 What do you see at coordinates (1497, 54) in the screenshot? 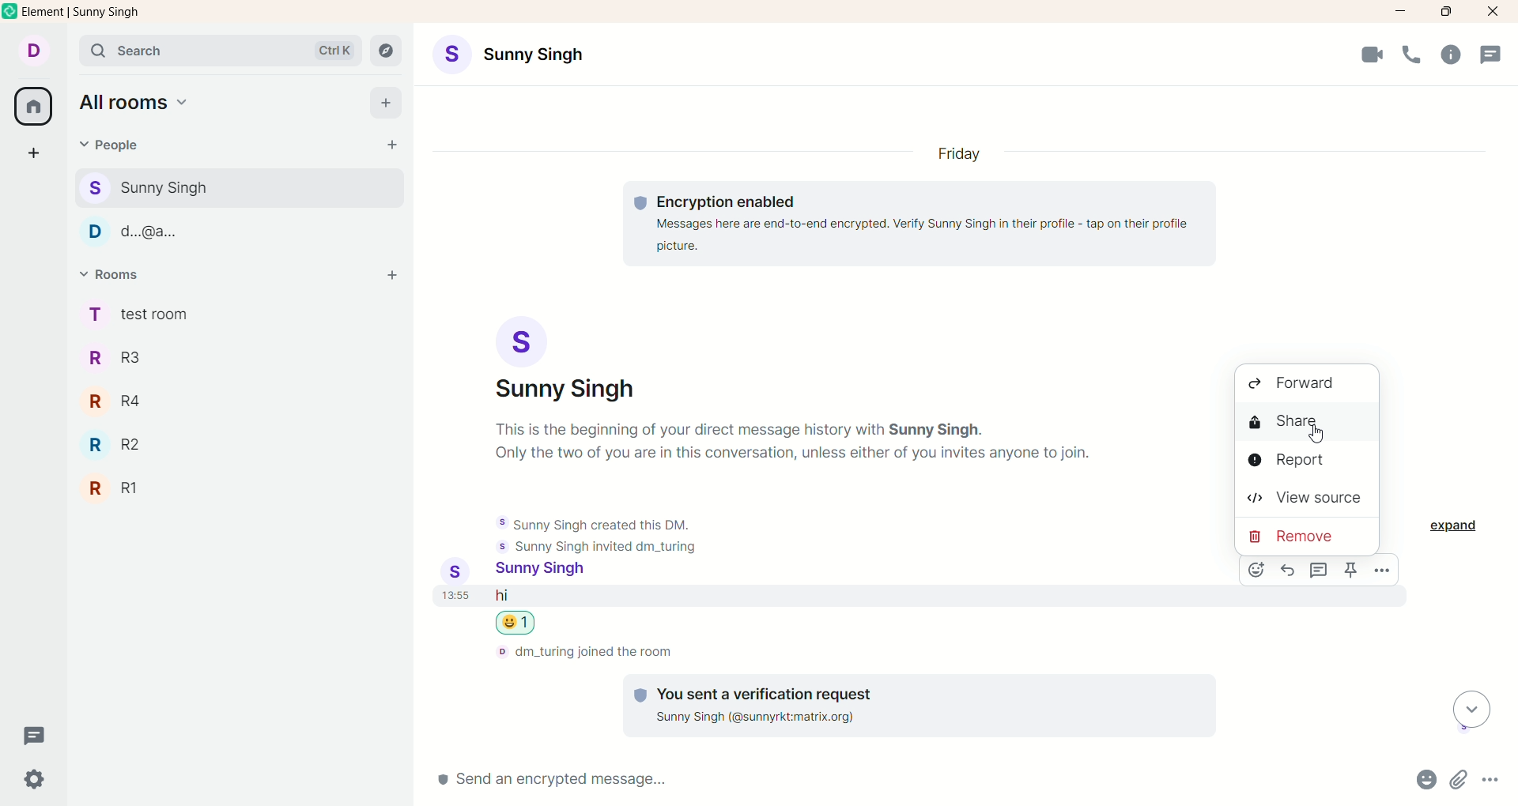
I see `threads` at bounding box center [1497, 54].